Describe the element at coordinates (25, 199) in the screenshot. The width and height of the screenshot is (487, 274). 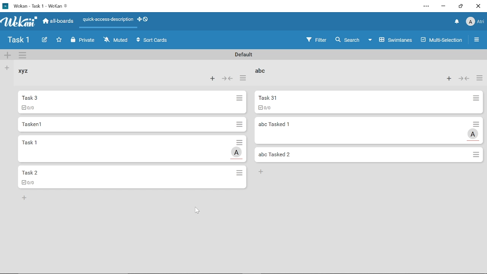
I see `add` at that location.